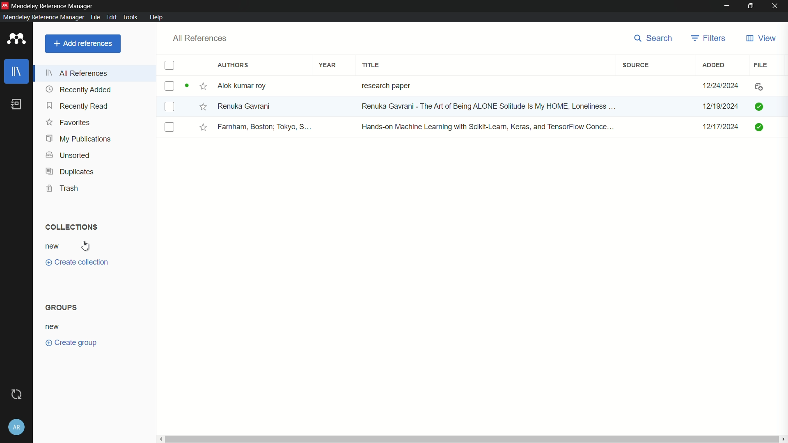 The width and height of the screenshot is (788, 443). What do you see at coordinates (78, 89) in the screenshot?
I see `recently added` at bounding box center [78, 89].